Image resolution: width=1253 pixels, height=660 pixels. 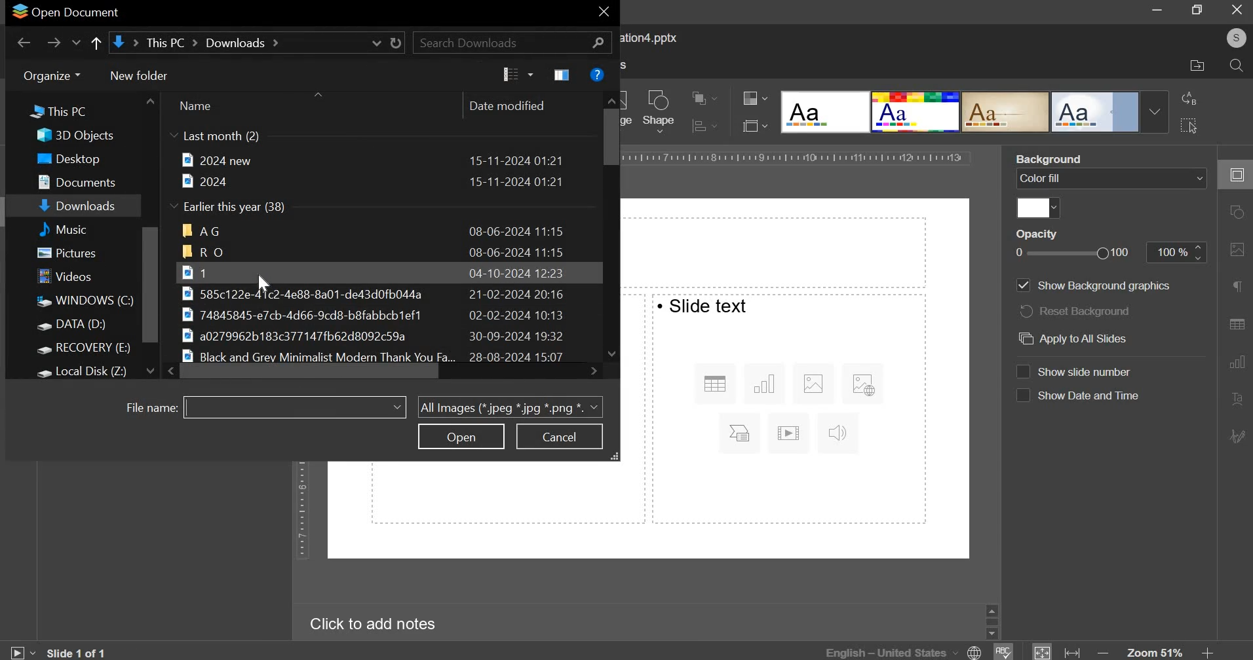 What do you see at coordinates (1079, 311) in the screenshot?
I see `reset background` at bounding box center [1079, 311].